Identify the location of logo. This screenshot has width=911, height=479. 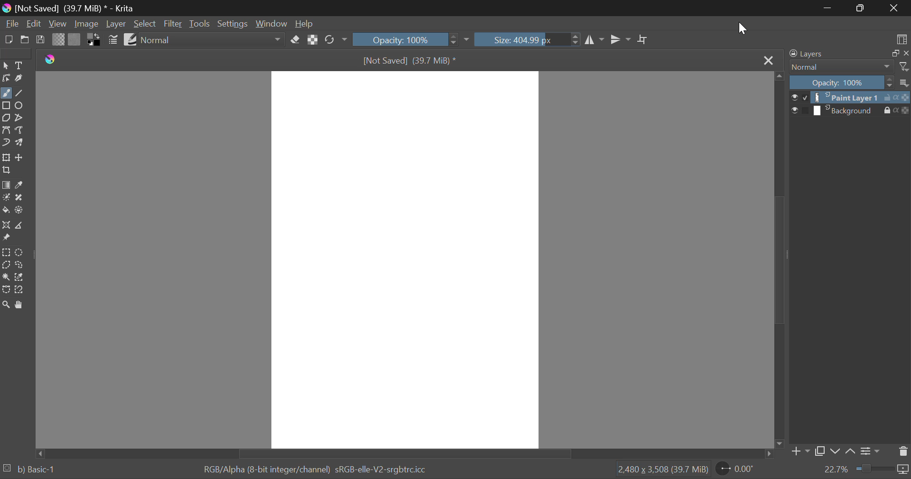
(50, 59).